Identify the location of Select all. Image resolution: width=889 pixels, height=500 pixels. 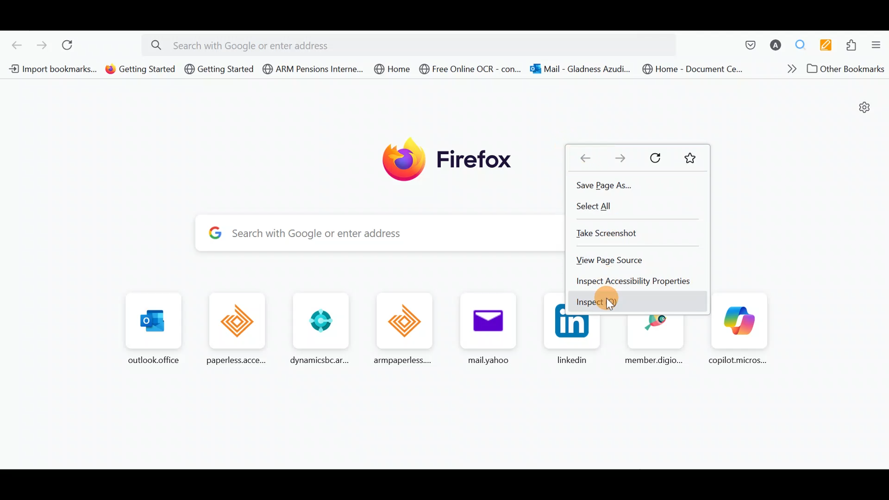
(593, 206).